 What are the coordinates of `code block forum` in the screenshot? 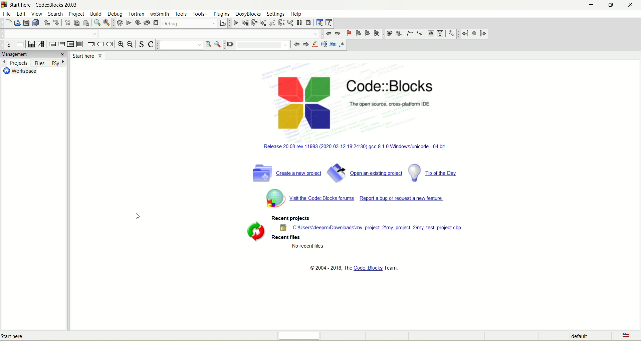 It's located at (307, 198).